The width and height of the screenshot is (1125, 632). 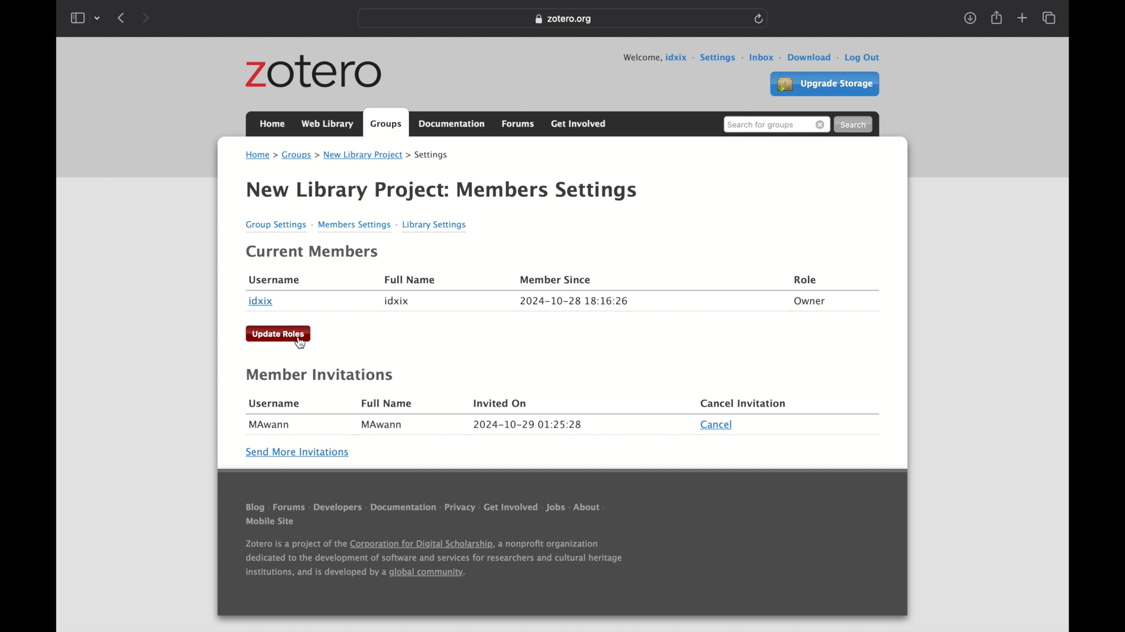 What do you see at coordinates (679, 57) in the screenshot?
I see `user id` at bounding box center [679, 57].